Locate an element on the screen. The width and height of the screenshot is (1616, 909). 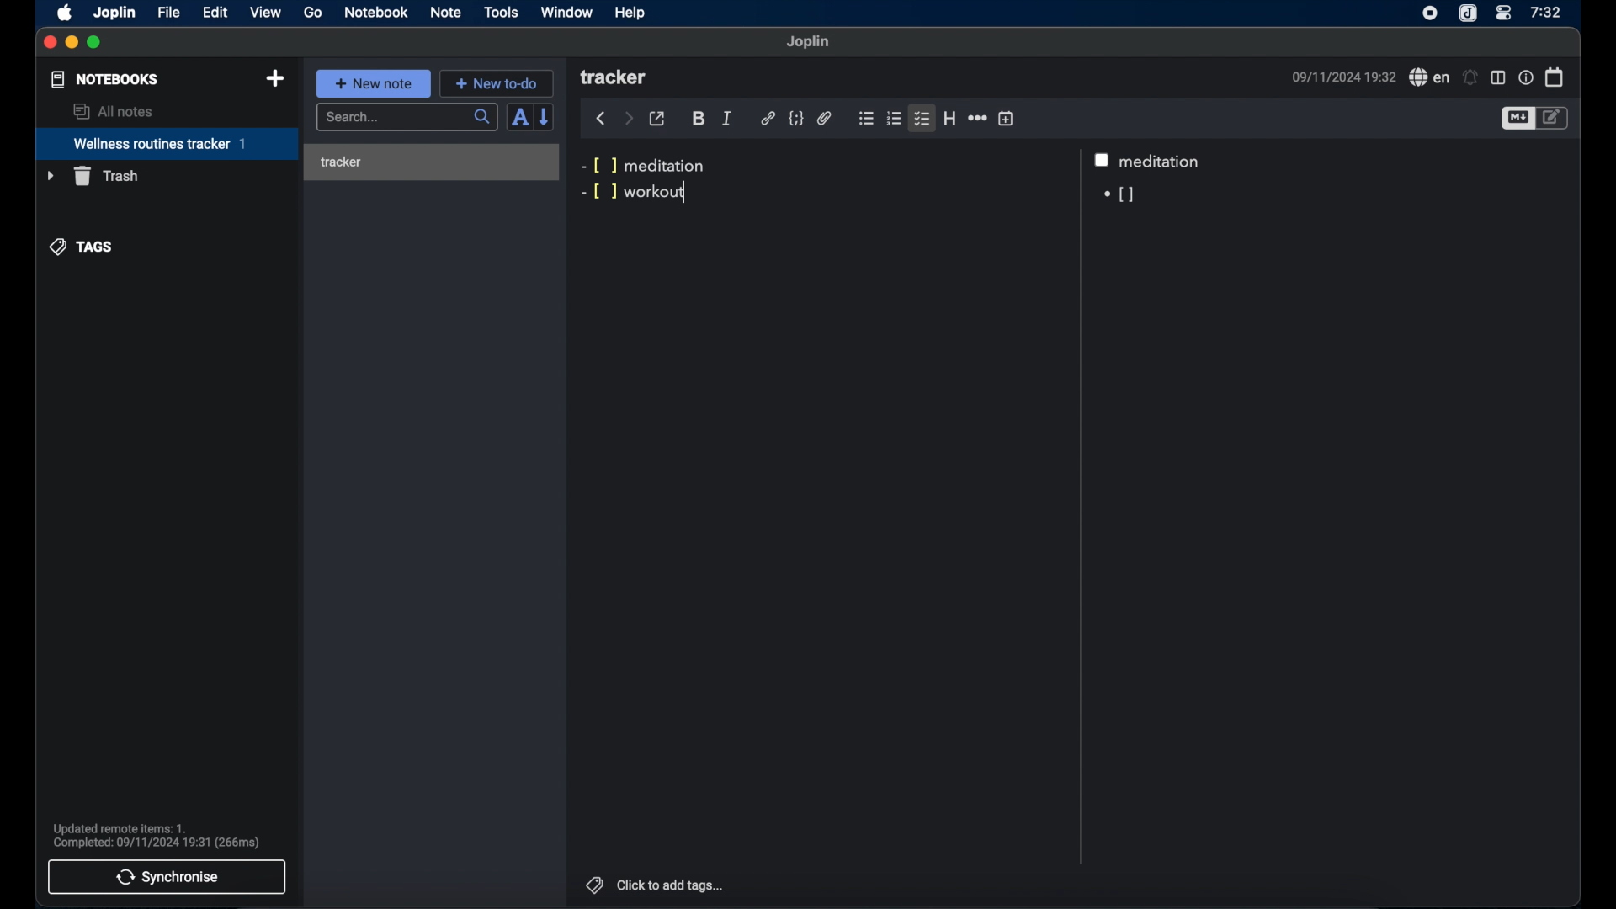
wellness routines tracker 1 is located at coordinates (166, 145).